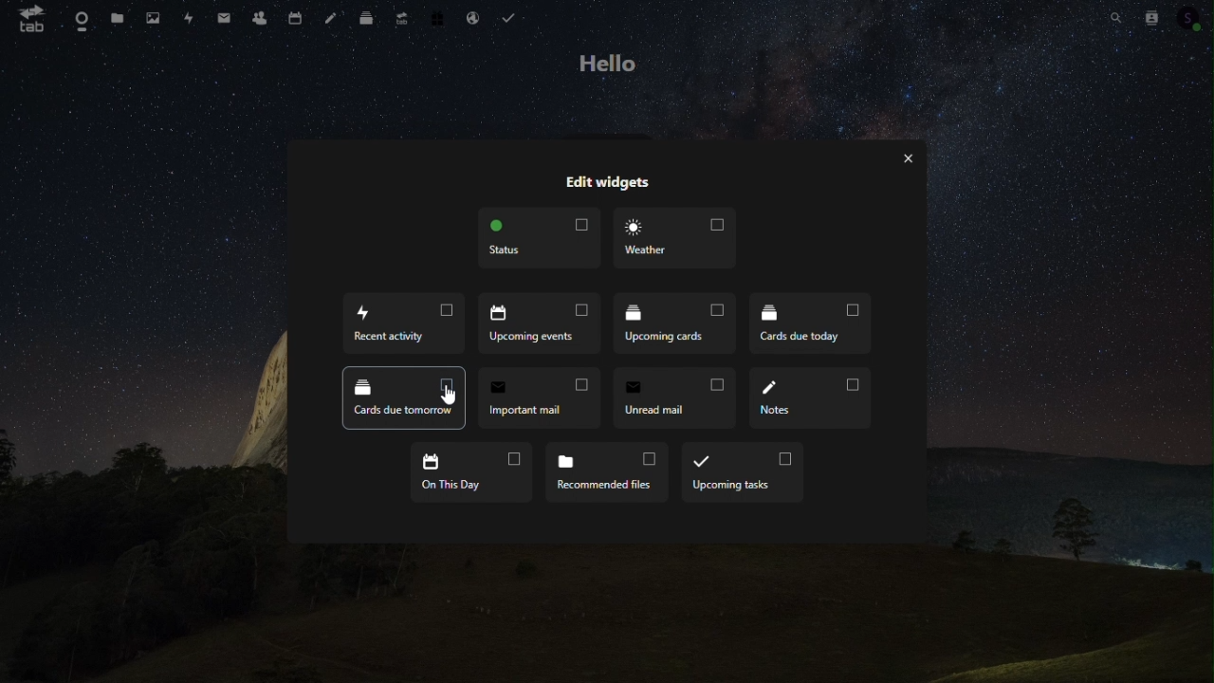 Image resolution: width=1214 pixels, height=683 pixels. What do you see at coordinates (117, 20) in the screenshot?
I see `Files` at bounding box center [117, 20].